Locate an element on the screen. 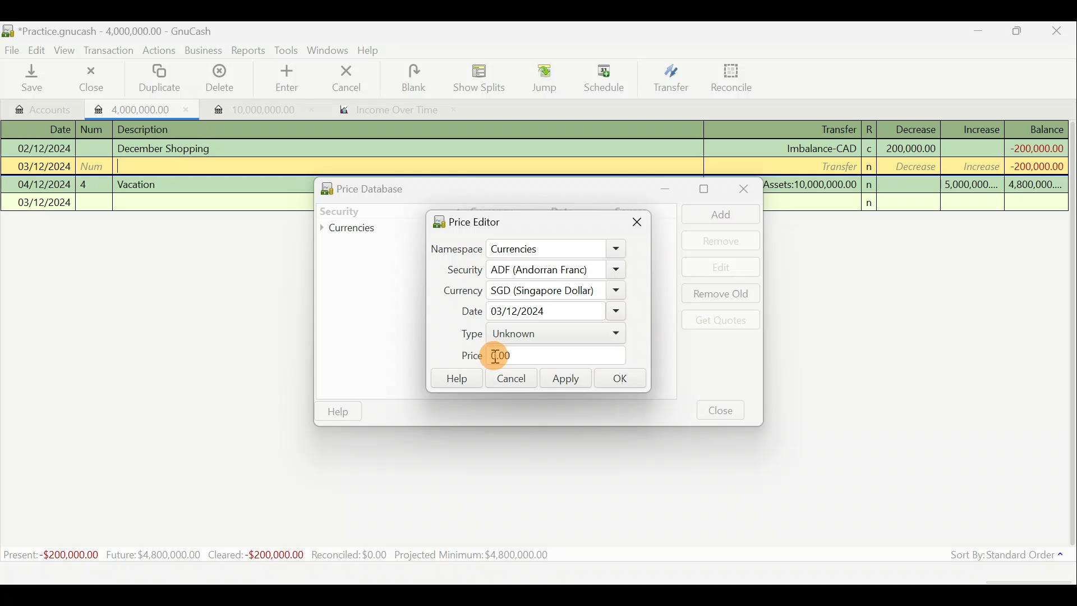 The height and width of the screenshot is (606, 1077). Transfer is located at coordinates (669, 80).